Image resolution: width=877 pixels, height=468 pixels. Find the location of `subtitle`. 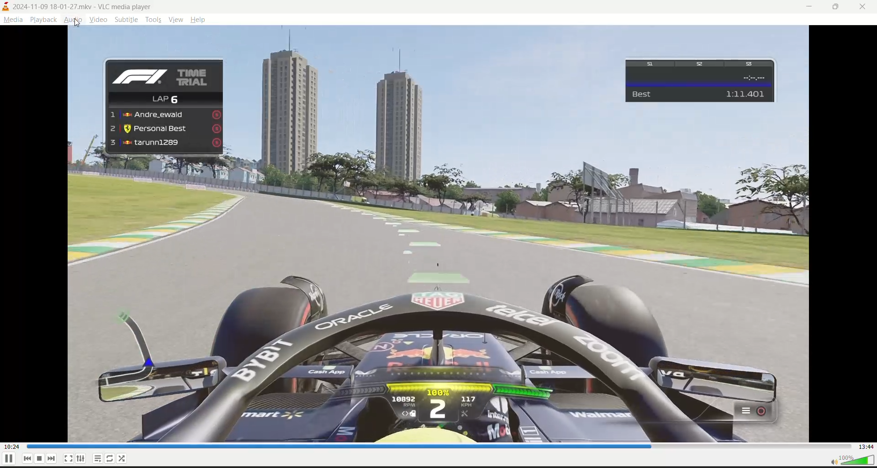

subtitle is located at coordinates (127, 21).